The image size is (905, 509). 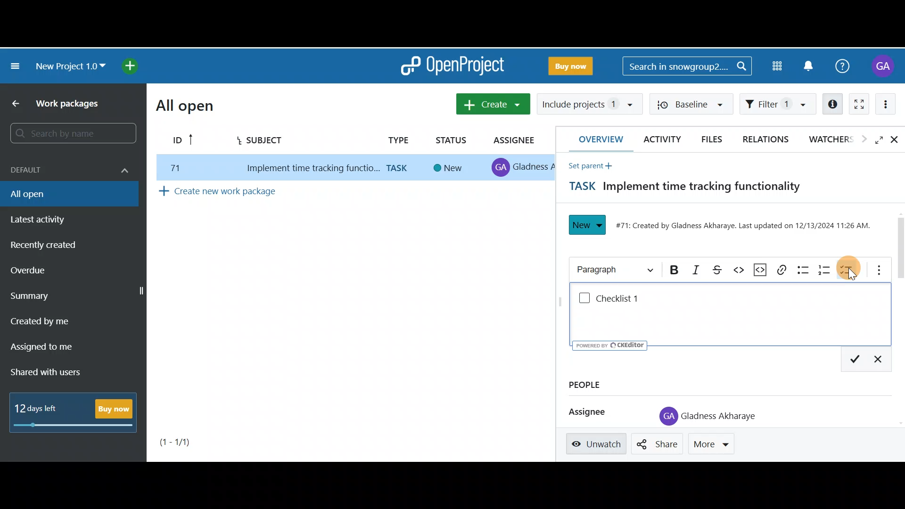 What do you see at coordinates (831, 103) in the screenshot?
I see `Open details view` at bounding box center [831, 103].